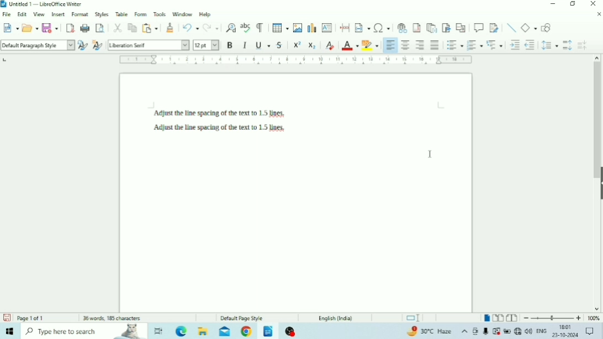 The width and height of the screenshot is (603, 339). Describe the element at coordinates (40, 15) in the screenshot. I see `View` at that location.